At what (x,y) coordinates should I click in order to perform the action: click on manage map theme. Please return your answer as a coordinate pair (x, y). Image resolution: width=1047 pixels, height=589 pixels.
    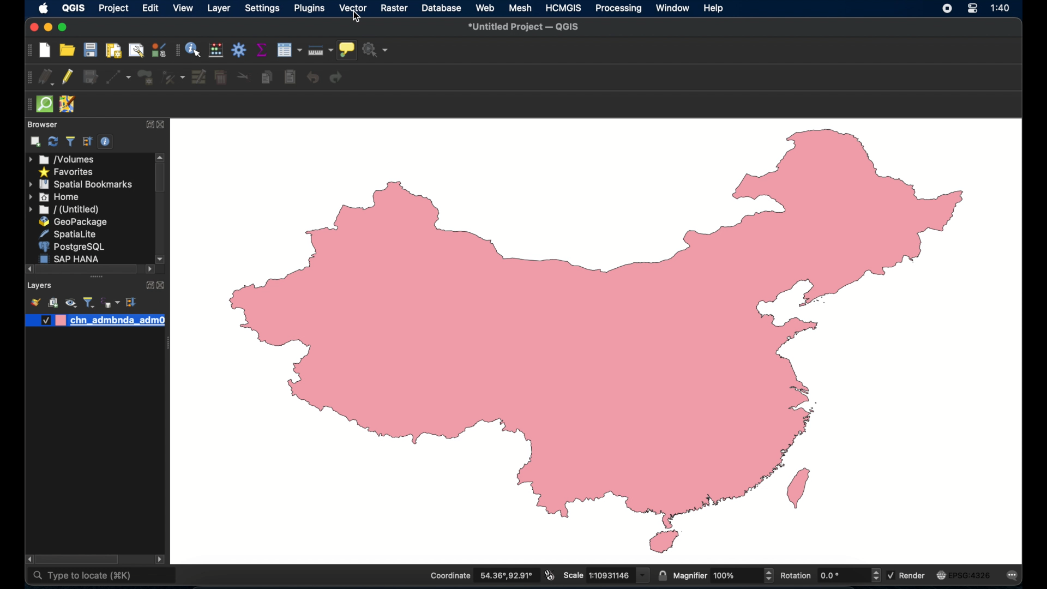
    Looking at the image, I should click on (71, 303).